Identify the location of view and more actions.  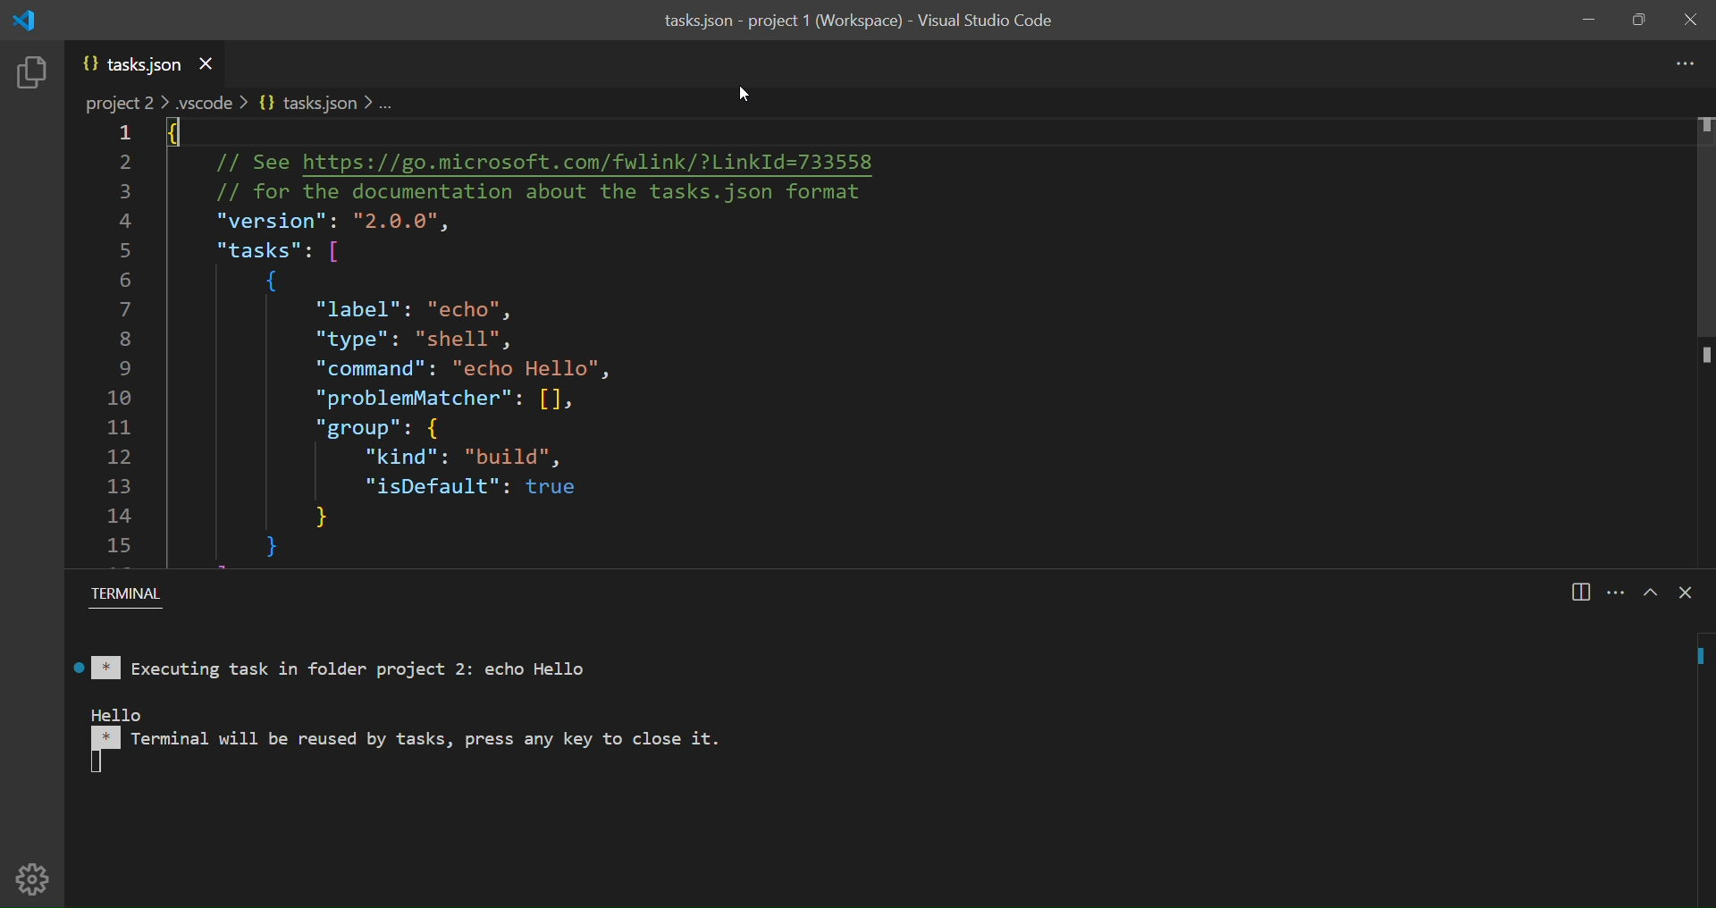
(1617, 592).